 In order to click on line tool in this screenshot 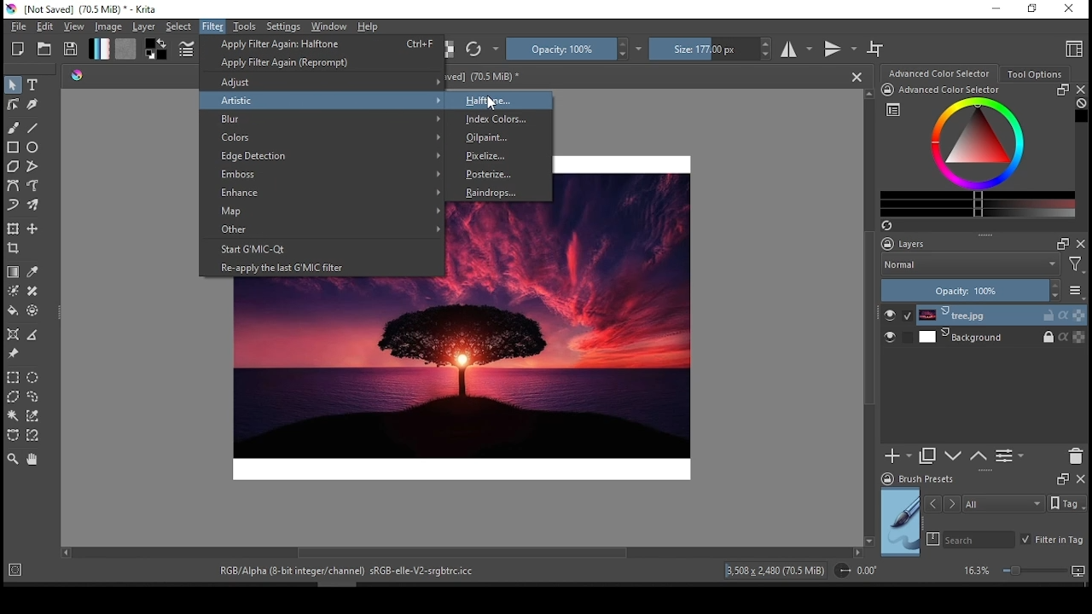, I will do `click(33, 127)`.